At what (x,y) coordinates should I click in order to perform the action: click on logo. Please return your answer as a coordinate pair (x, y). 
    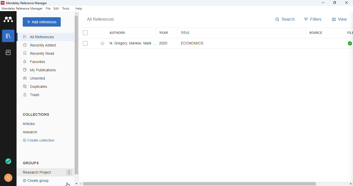
    Looking at the image, I should click on (3, 3).